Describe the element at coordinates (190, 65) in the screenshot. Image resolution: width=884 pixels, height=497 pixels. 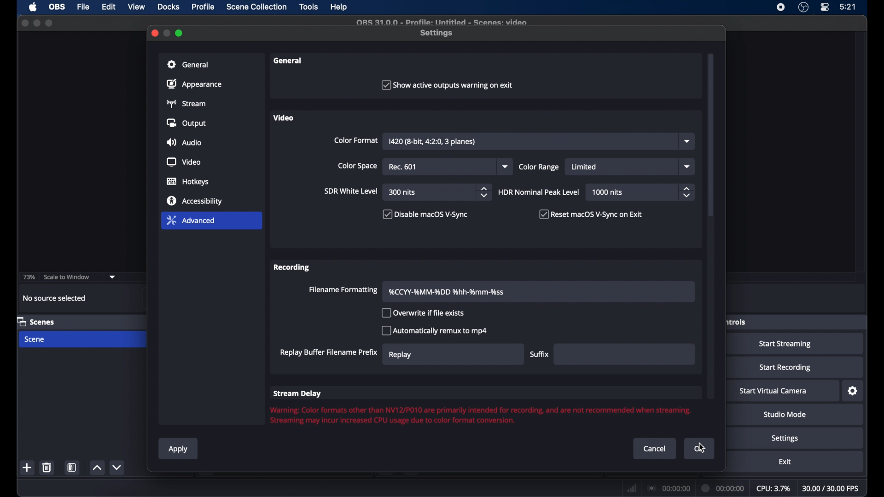
I see `general` at that location.